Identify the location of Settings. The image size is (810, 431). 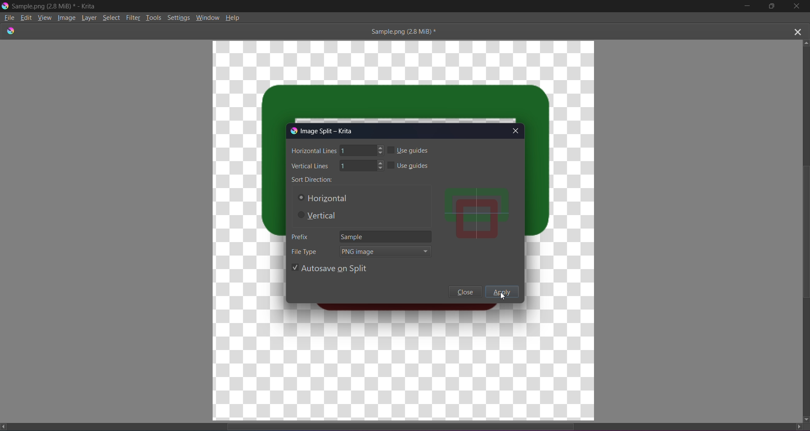
(179, 17).